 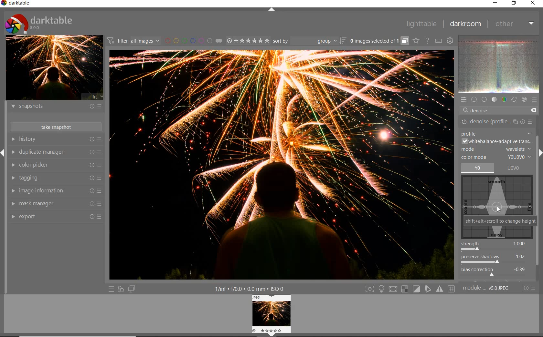 What do you see at coordinates (133, 40) in the screenshot?
I see `filter all images by module order` at bounding box center [133, 40].